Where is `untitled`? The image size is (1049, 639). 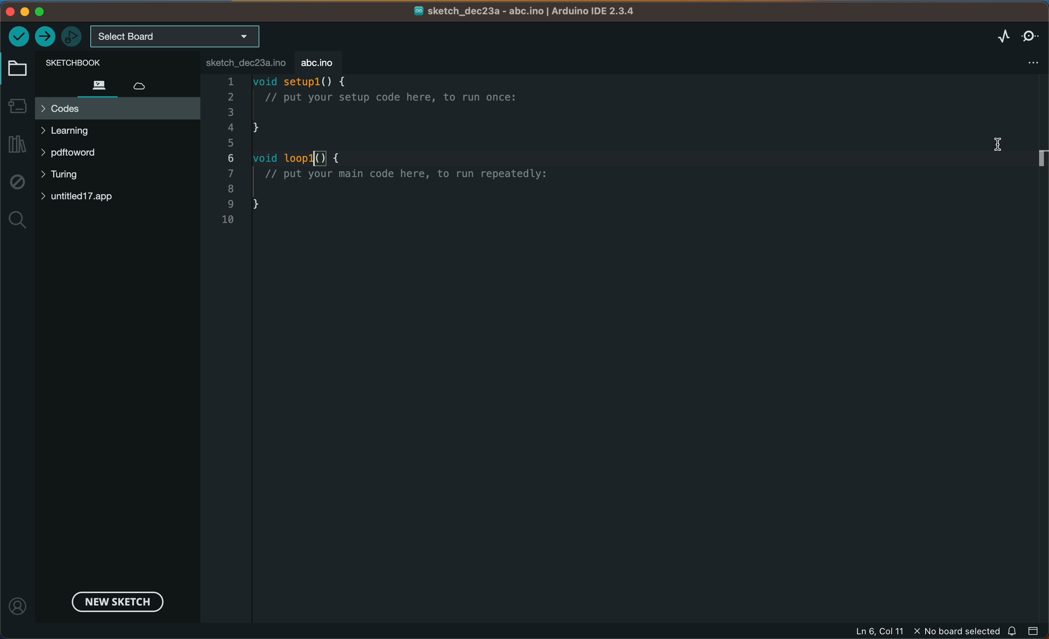
untitled is located at coordinates (109, 197).